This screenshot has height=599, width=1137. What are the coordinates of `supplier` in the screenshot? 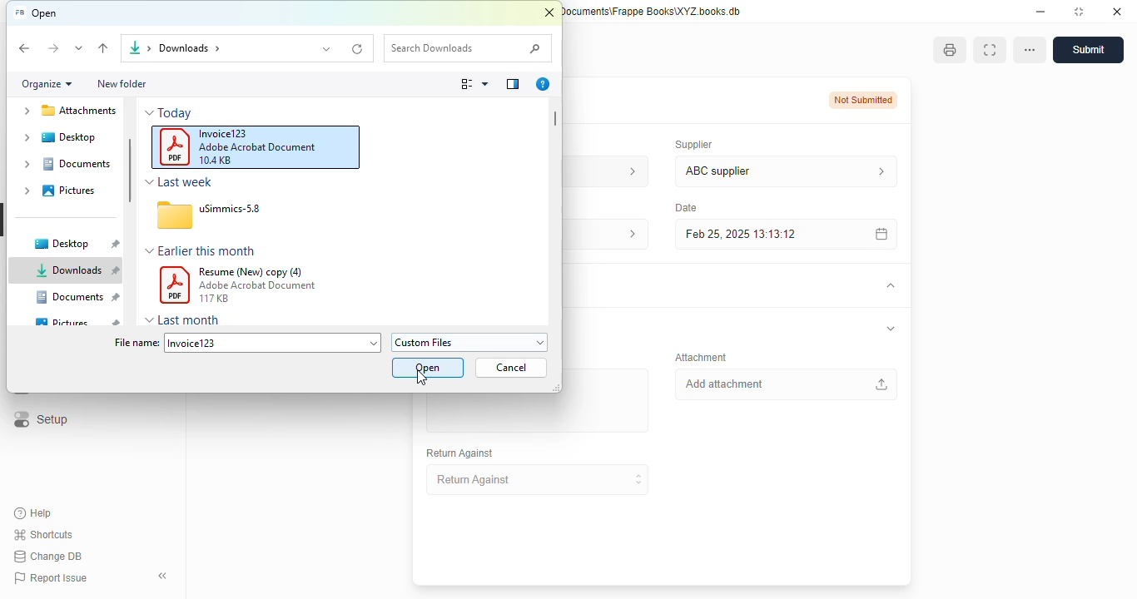 It's located at (690, 144).